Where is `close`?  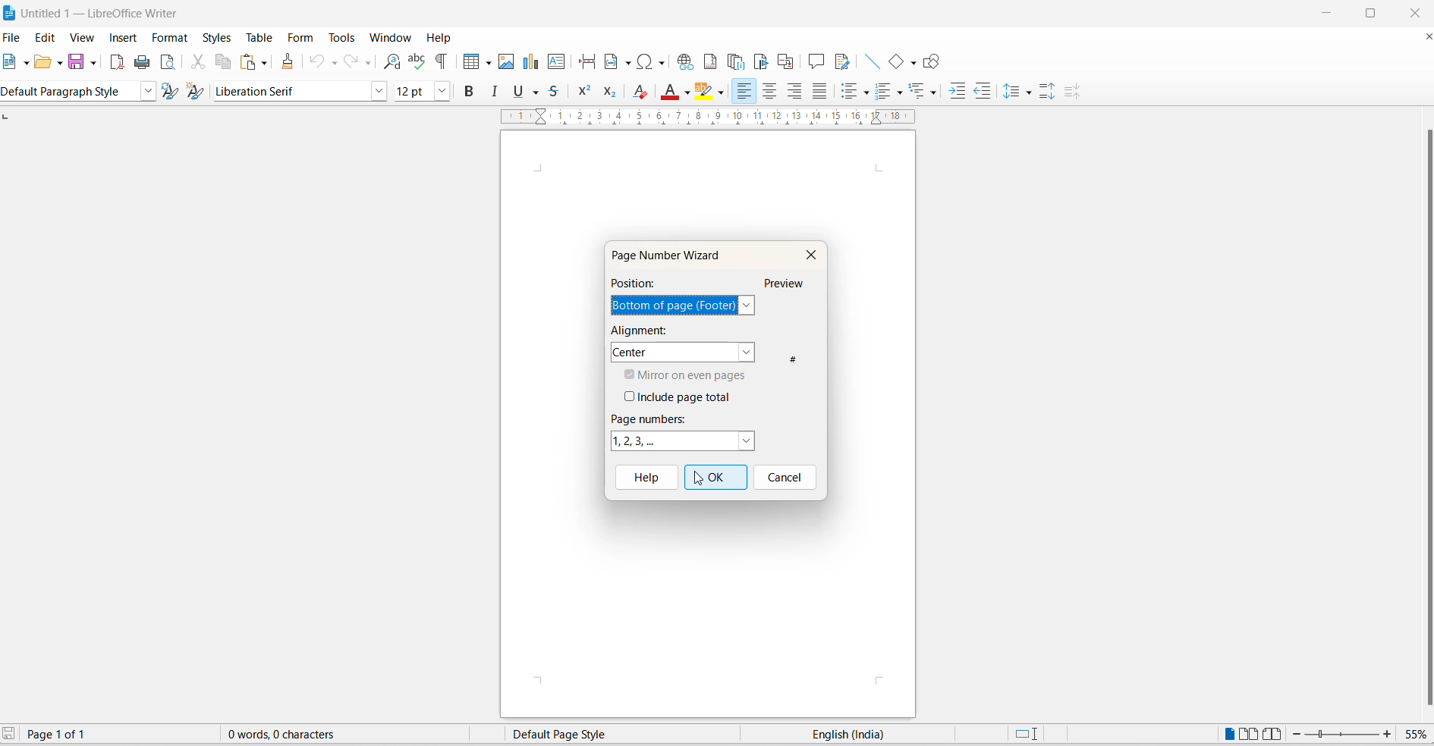
close is located at coordinates (809, 255).